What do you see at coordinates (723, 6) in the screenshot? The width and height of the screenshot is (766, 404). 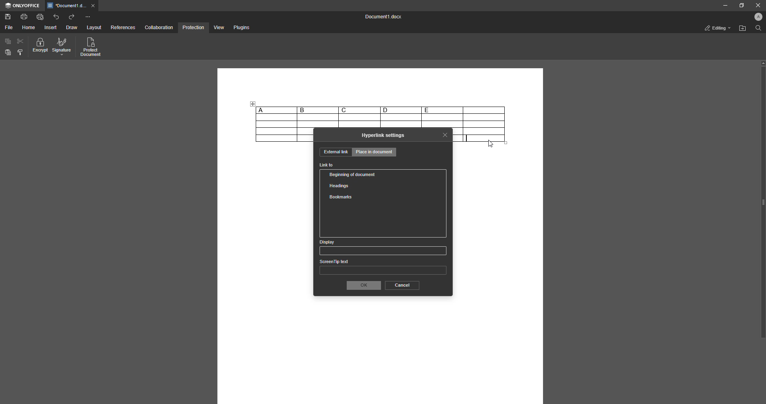 I see `Minimize` at bounding box center [723, 6].